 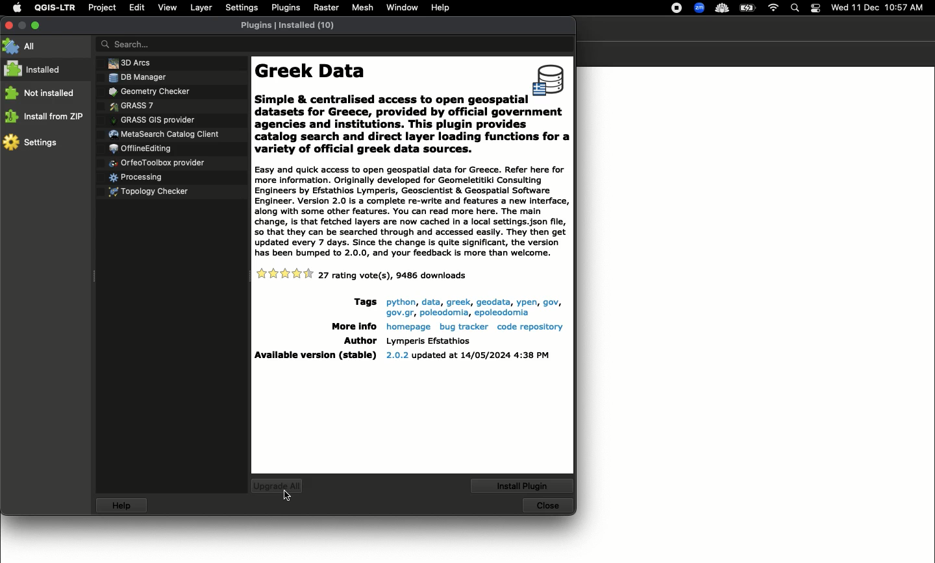 What do you see at coordinates (358, 341) in the screenshot?
I see `author` at bounding box center [358, 341].